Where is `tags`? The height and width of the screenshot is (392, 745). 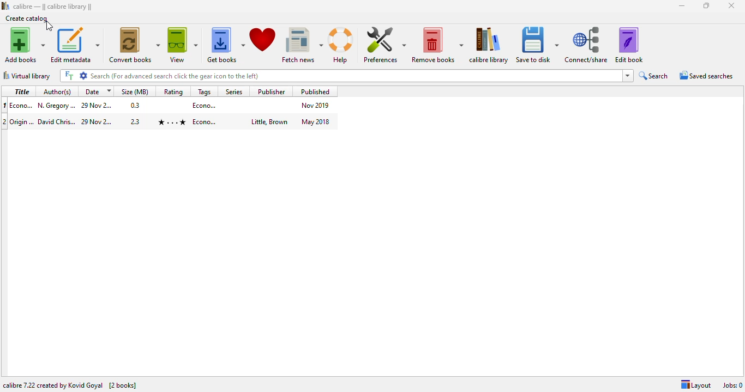 tags is located at coordinates (205, 91).